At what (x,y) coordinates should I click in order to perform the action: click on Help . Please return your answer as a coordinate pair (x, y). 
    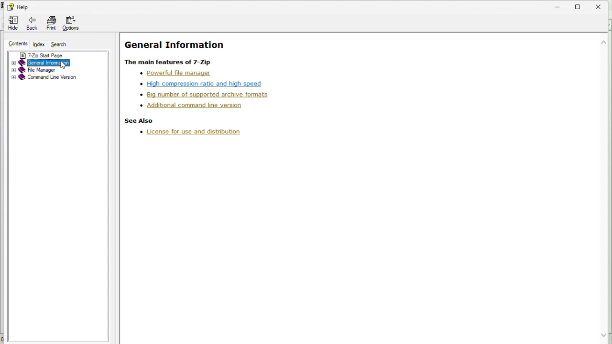
    Looking at the image, I should click on (21, 6).